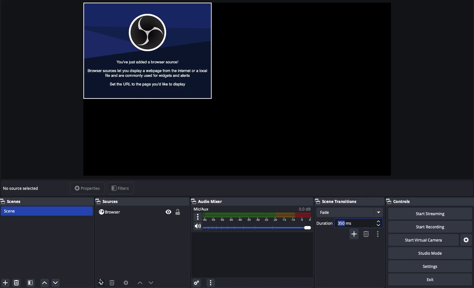 This screenshot has width=474, height=288. I want to click on Settings, so click(430, 267).